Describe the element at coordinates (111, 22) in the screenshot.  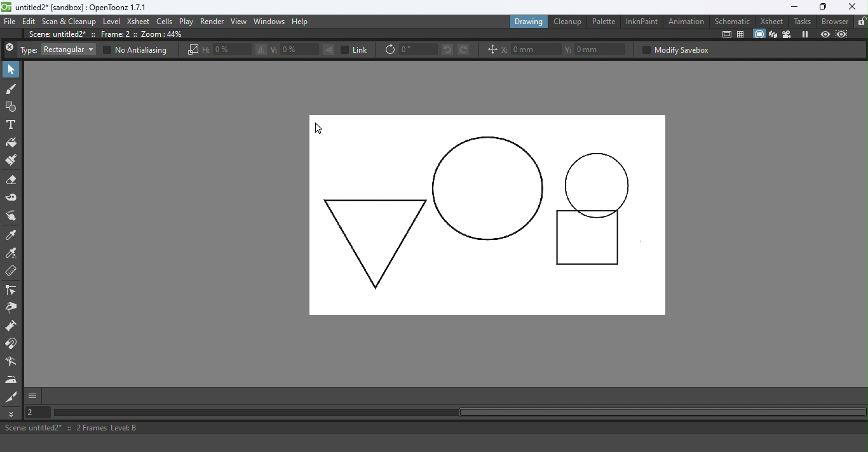
I see `Level` at that location.